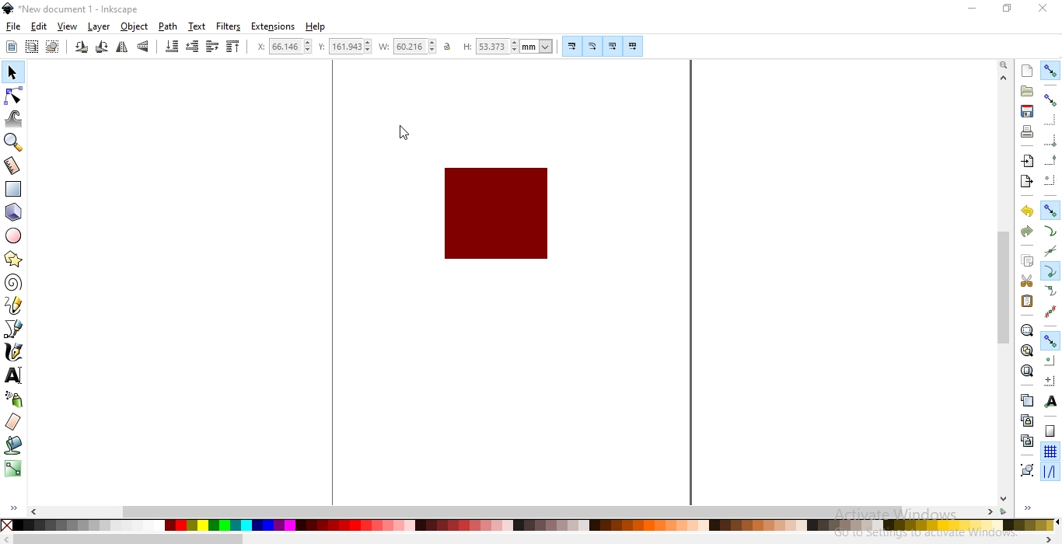 This screenshot has width=1062, height=544. Describe the element at coordinates (1027, 161) in the screenshot. I see `import a bitmap` at that location.